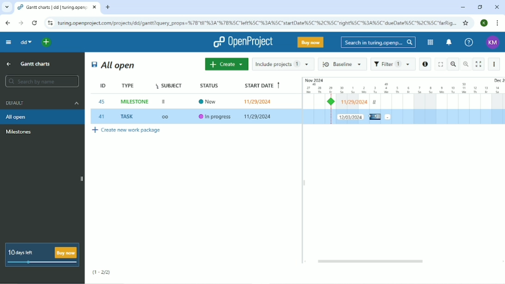 This screenshot has height=284, width=505. What do you see at coordinates (484, 23) in the screenshot?
I see `Account` at bounding box center [484, 23].